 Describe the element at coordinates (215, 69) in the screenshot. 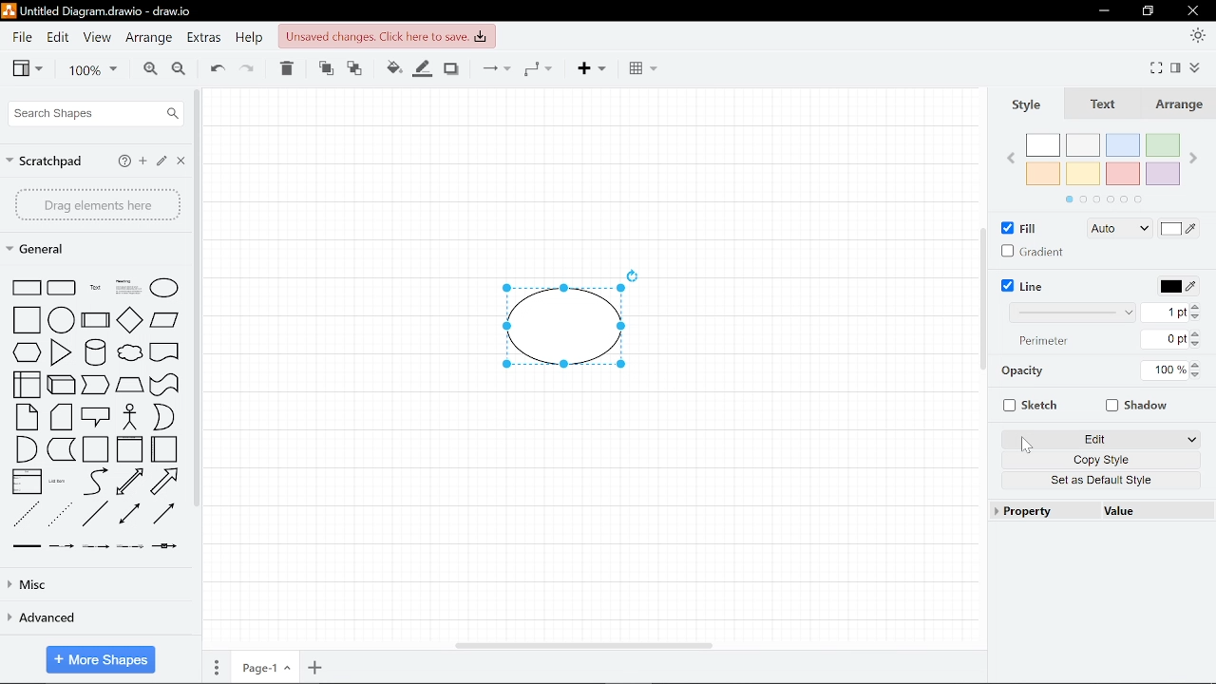

I see `Undo` at that location.